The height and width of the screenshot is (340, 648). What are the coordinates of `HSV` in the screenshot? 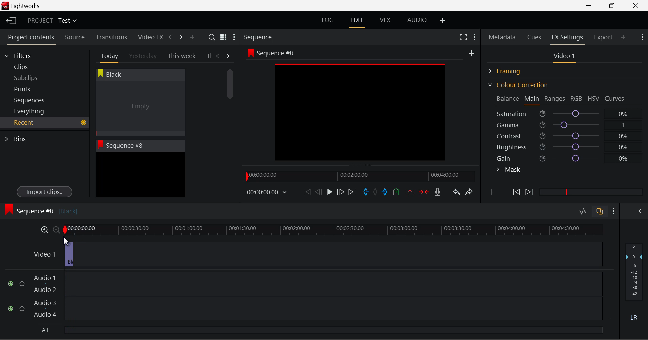 It's located at (594, 98).